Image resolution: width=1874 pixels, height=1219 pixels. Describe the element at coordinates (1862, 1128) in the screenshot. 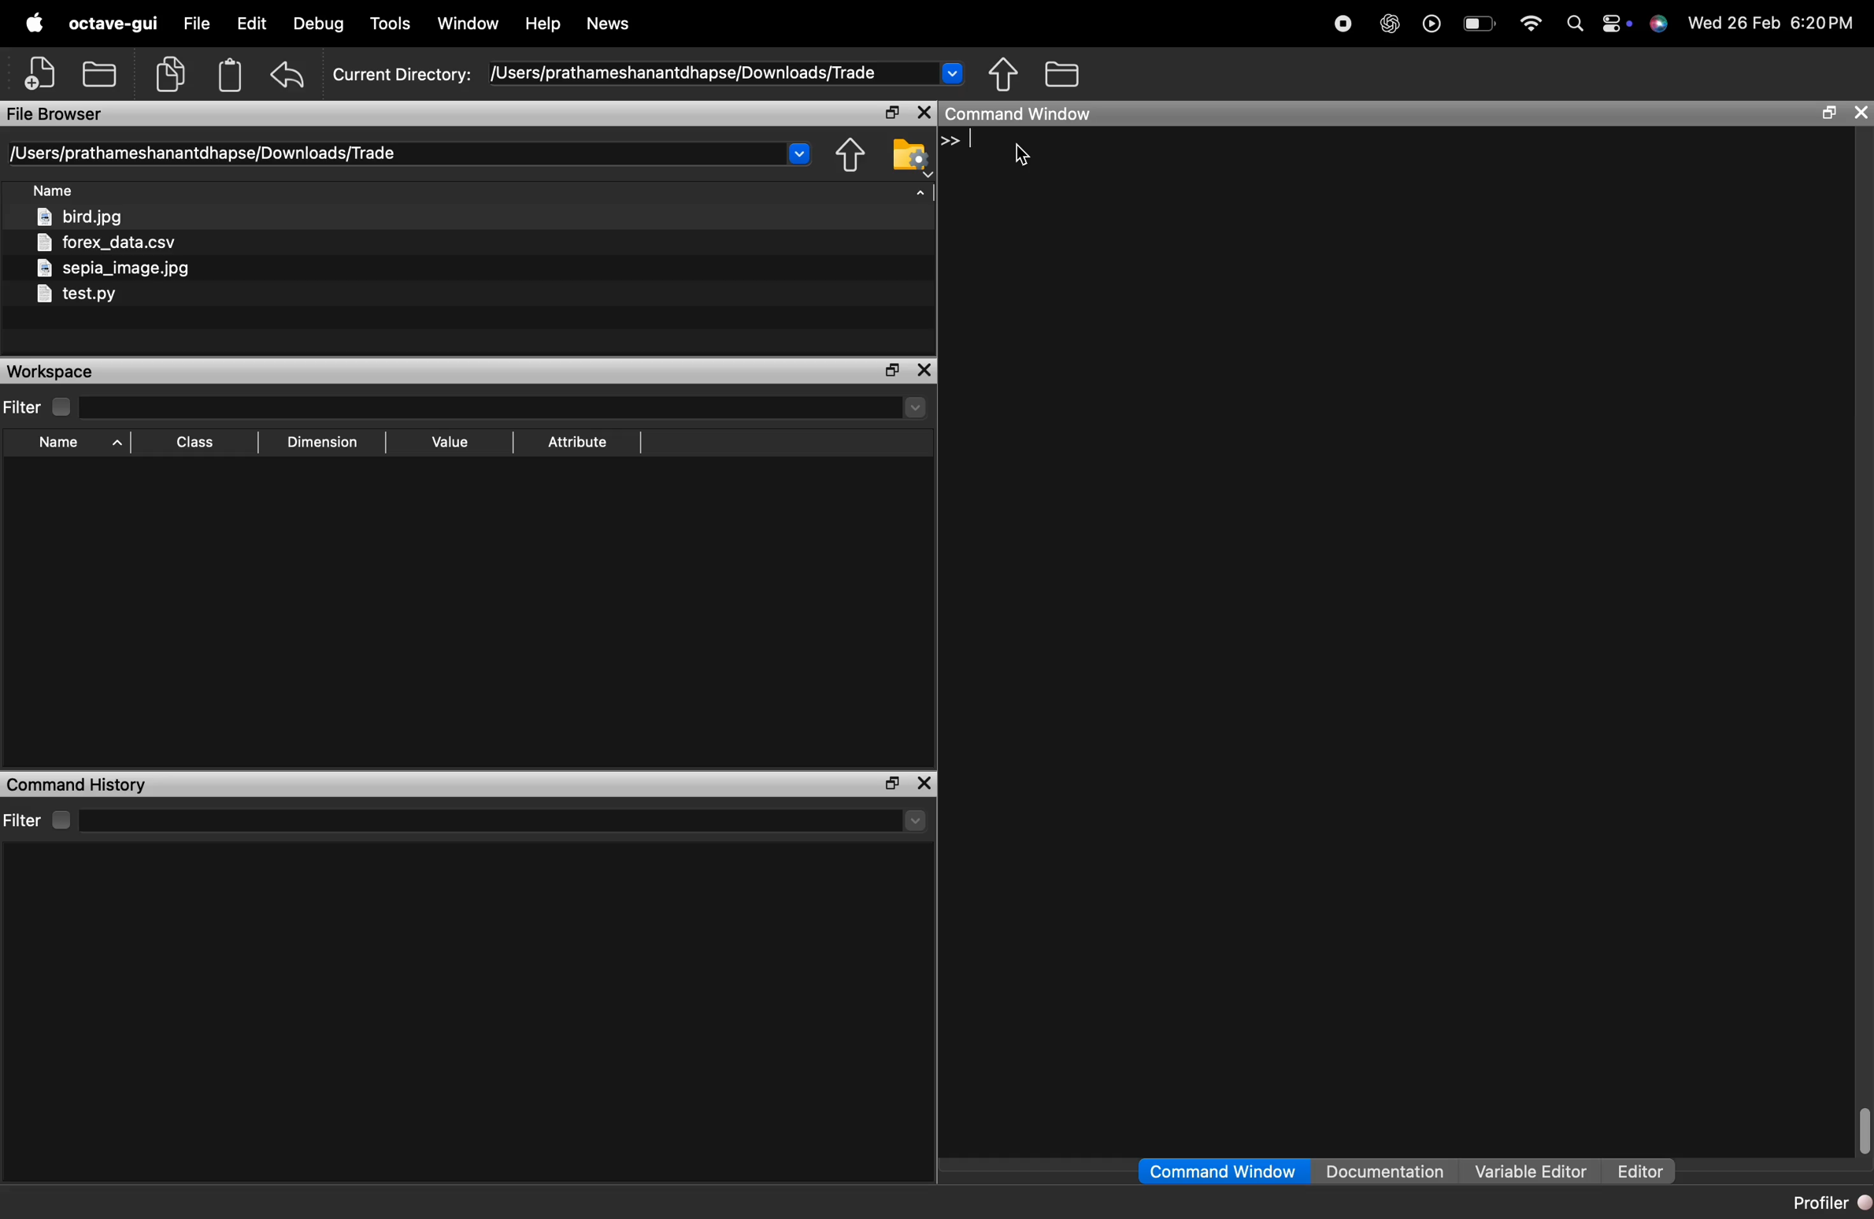

I see `scroll bar` at that location.